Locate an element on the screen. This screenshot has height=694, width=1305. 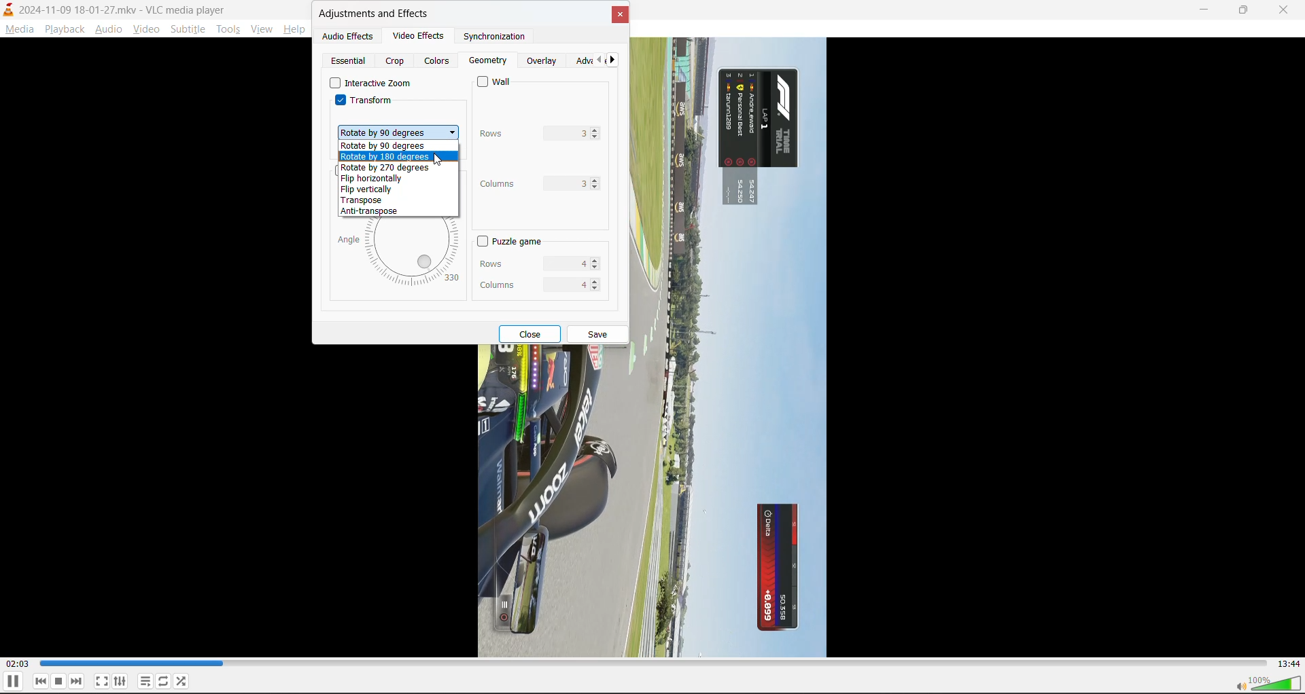
media is located at coordinates (20, 31).